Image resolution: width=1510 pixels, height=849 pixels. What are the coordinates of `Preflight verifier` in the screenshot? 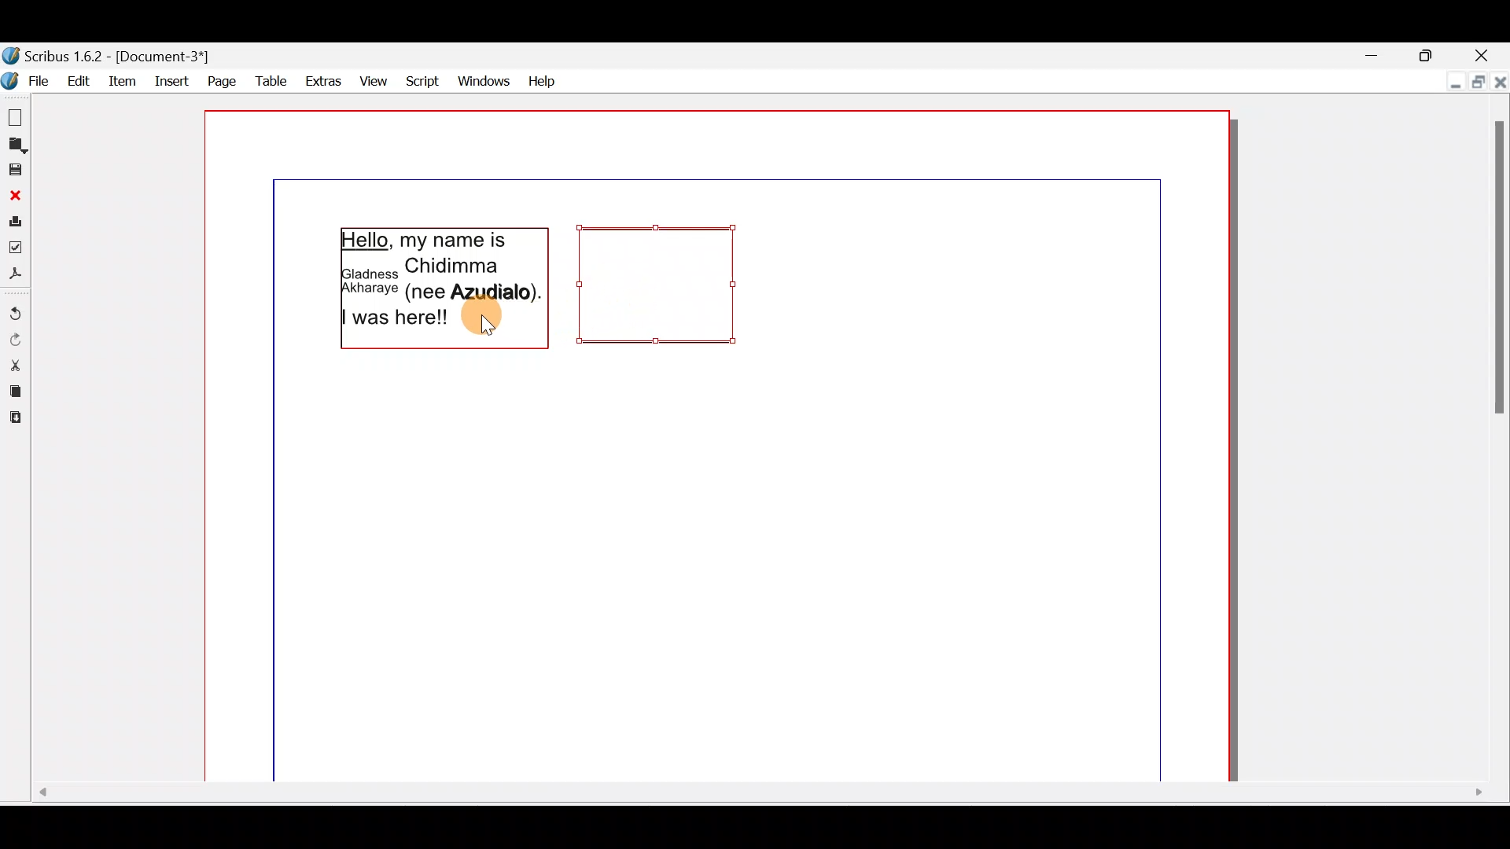 It's located at (16, 246).